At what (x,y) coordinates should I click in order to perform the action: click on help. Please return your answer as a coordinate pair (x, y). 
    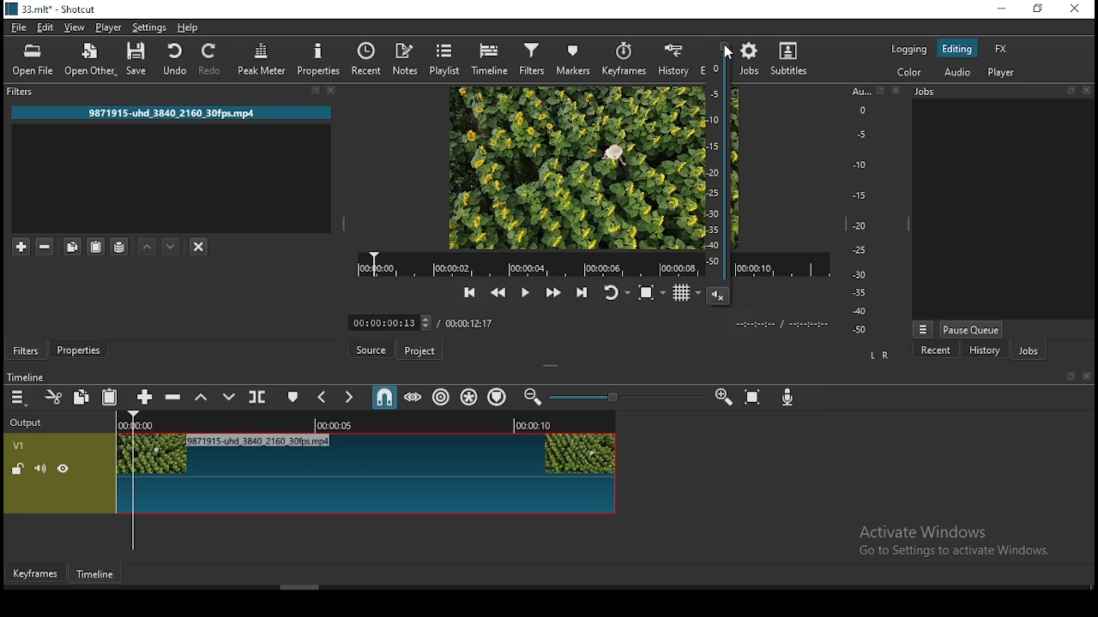
    Looking at the image, I should click on (191, 27).